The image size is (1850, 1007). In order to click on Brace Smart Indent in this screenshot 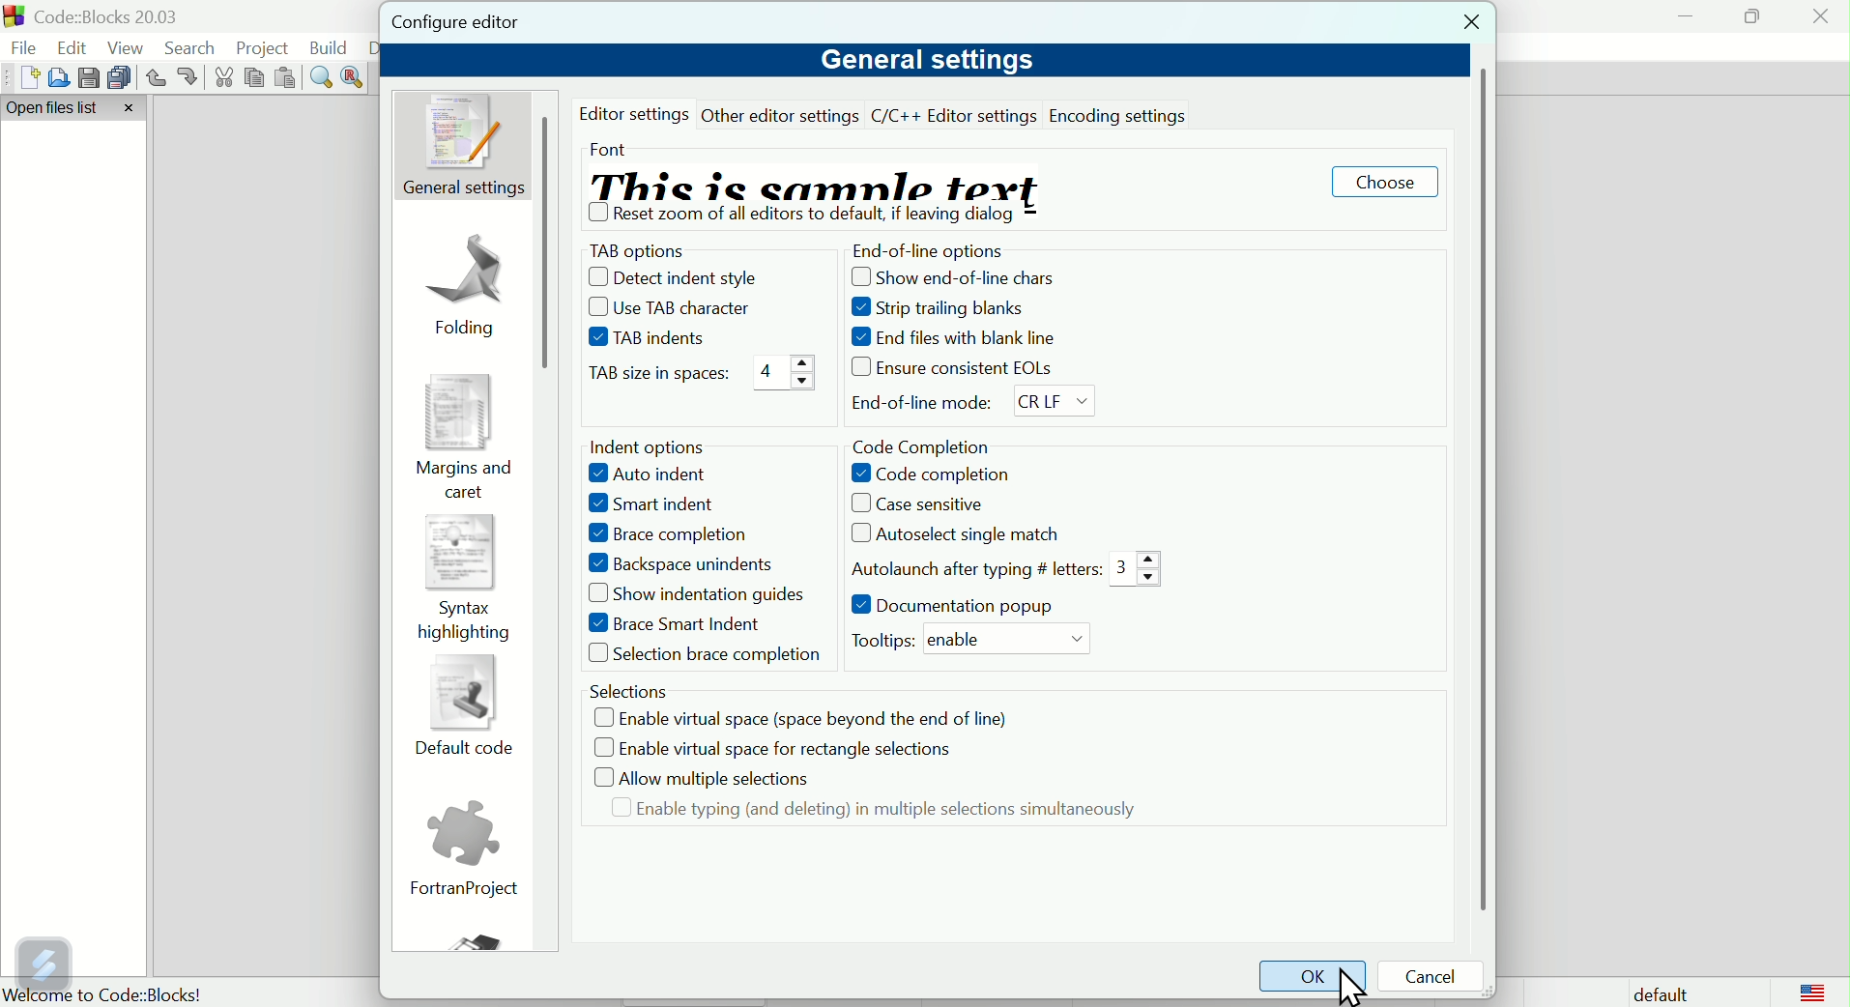, I will do `click(667, 624)`.